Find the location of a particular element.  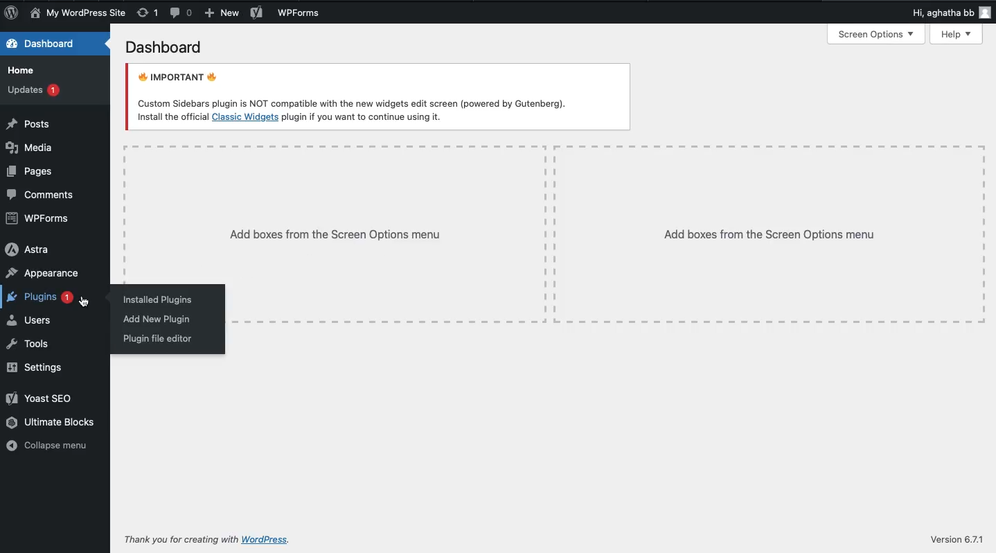

Media is located at coordinates (30, 148).